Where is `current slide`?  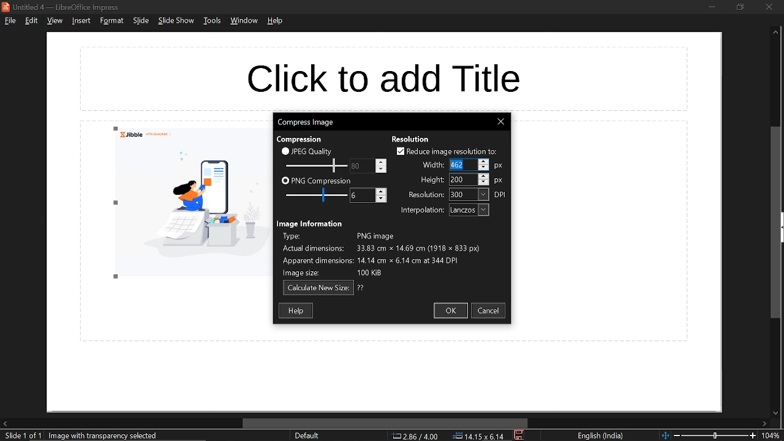 current slide is located at coordinates (21, 436).